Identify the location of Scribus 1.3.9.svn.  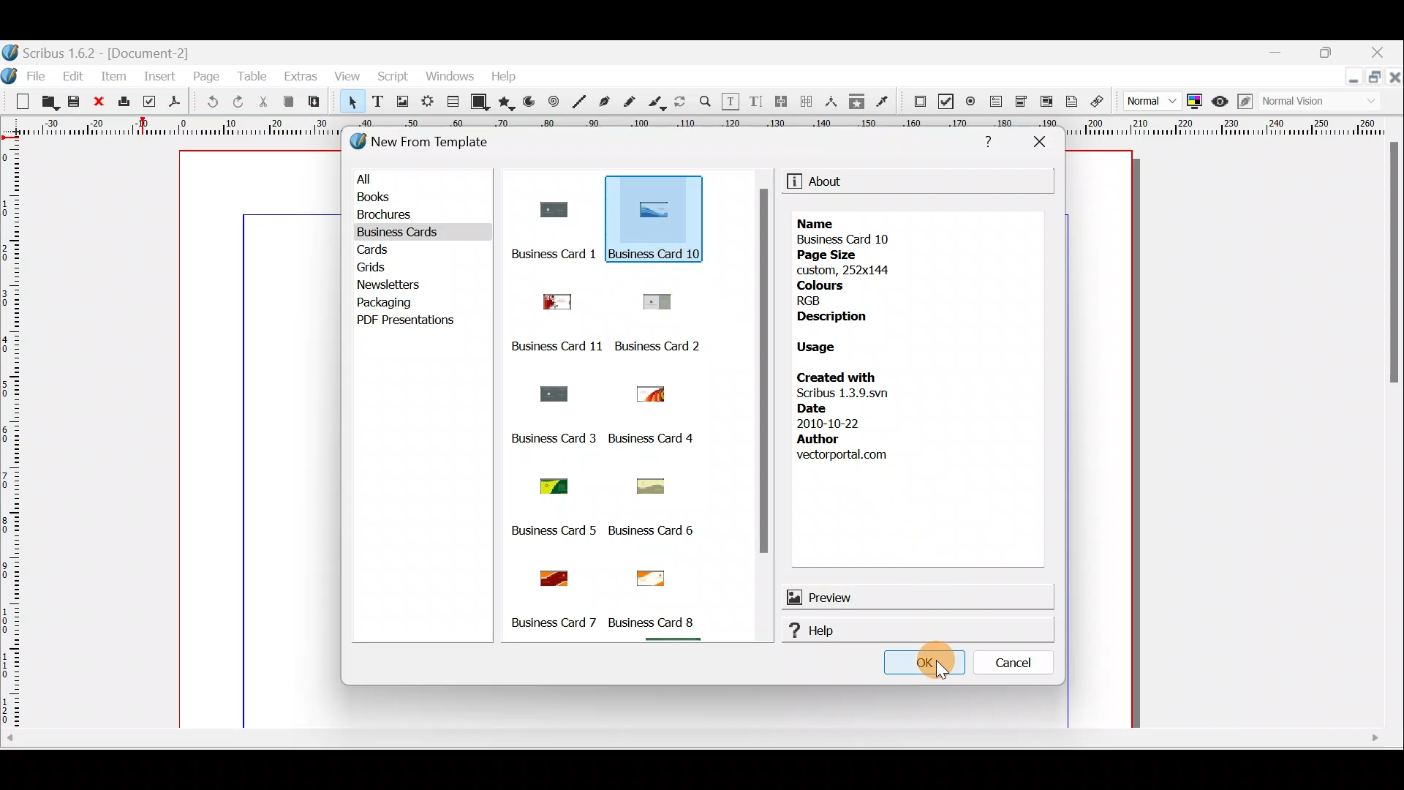
(846, 393).